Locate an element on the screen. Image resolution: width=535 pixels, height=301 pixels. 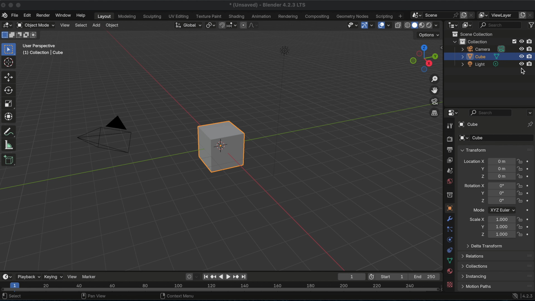
lock rotation is located at coordinates (519, 193).